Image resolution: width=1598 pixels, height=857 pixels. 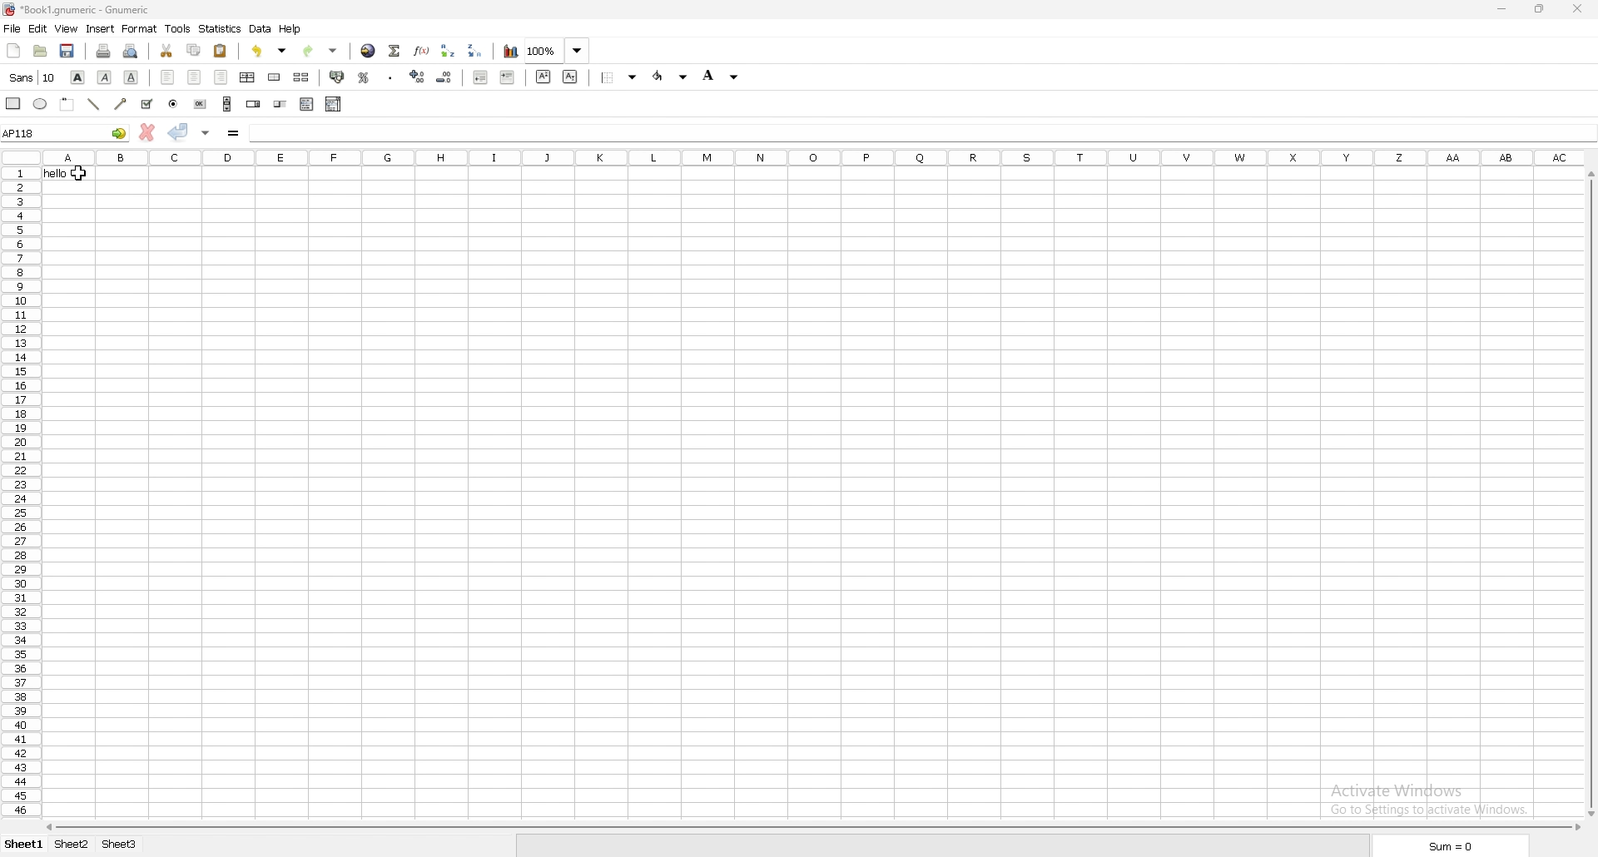 What do you see at coordinates (78, 174) in the screenshot?
I see `cursor` at bounding box center [78, 174].